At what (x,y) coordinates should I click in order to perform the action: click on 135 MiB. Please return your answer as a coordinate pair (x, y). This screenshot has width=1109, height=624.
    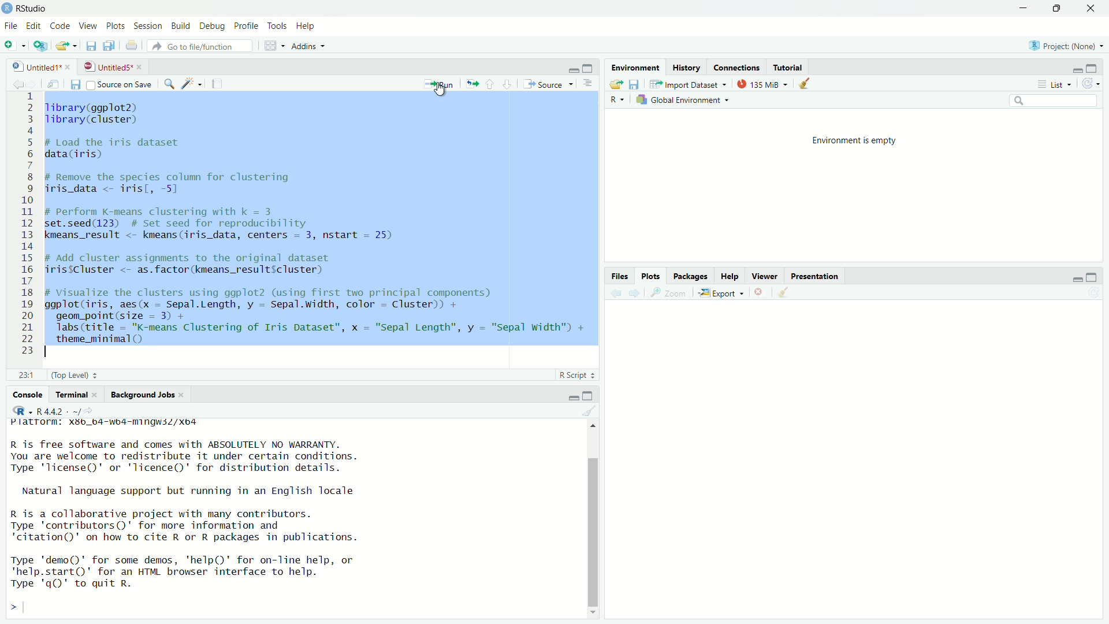
    Looking at the image, I should click on (762, 83).